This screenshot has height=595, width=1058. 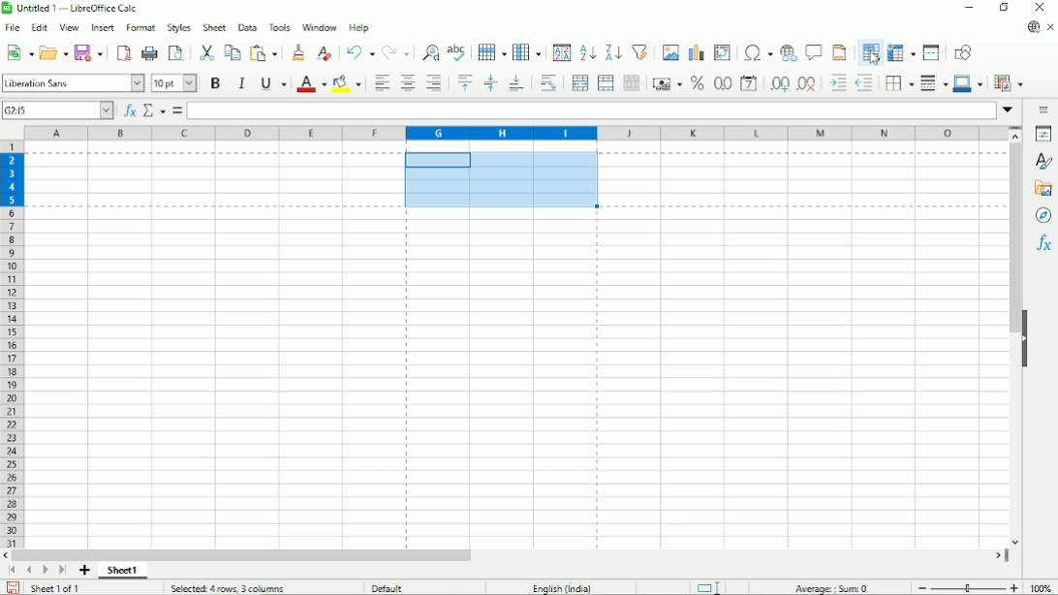 I want to click on Align left, so click(x=382, y=83).